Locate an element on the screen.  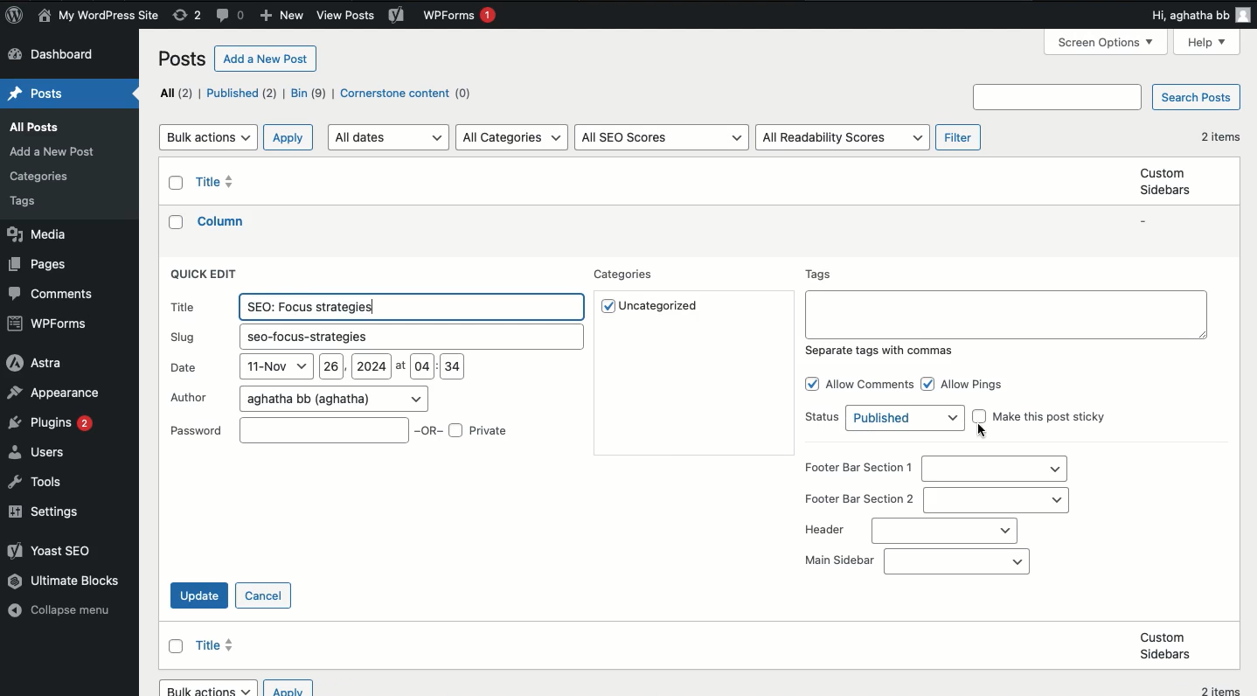
Bulk actions is located at coordinates (208, 137).